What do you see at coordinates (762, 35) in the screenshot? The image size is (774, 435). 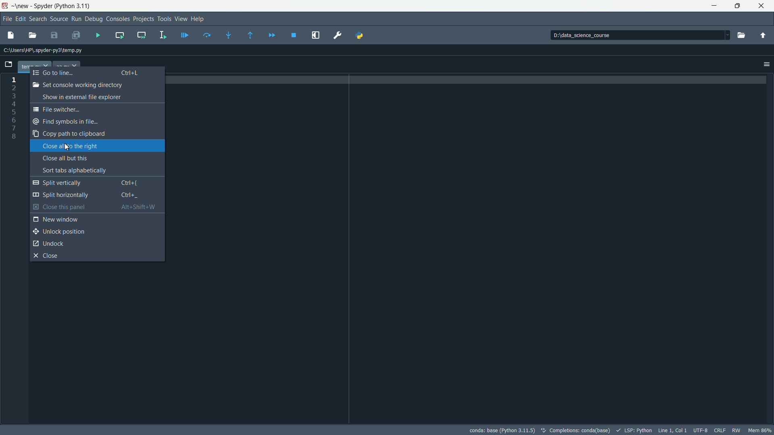 I see `chnage to parent directory` at bounding box center [762, 35].